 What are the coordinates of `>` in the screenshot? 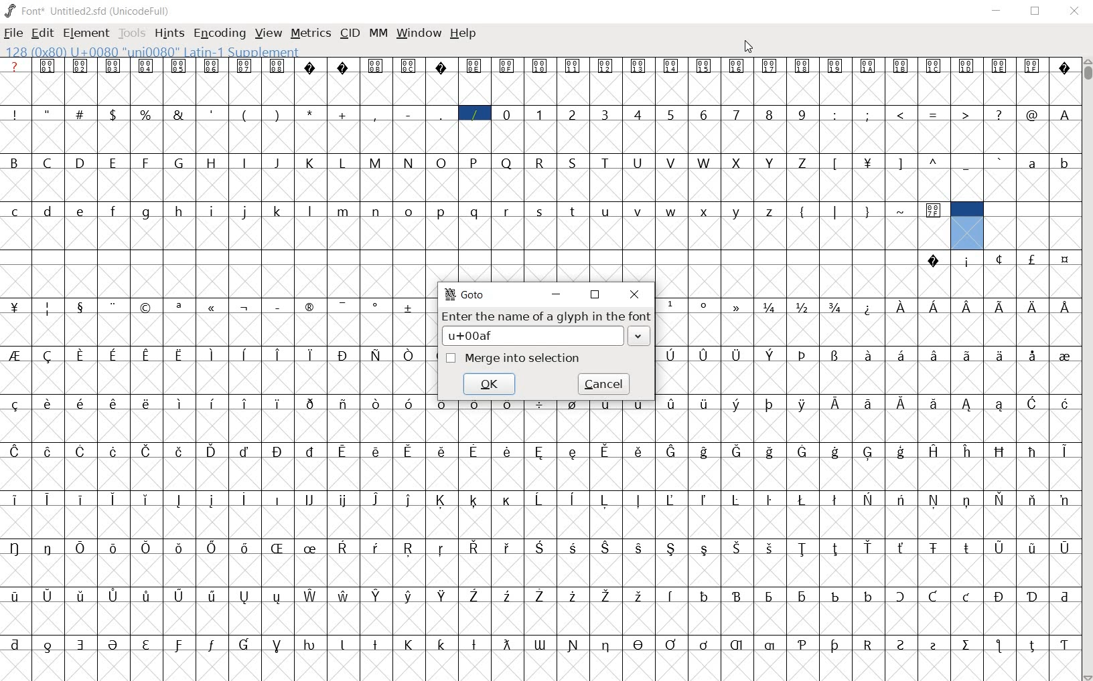 It's located at (967, 114).